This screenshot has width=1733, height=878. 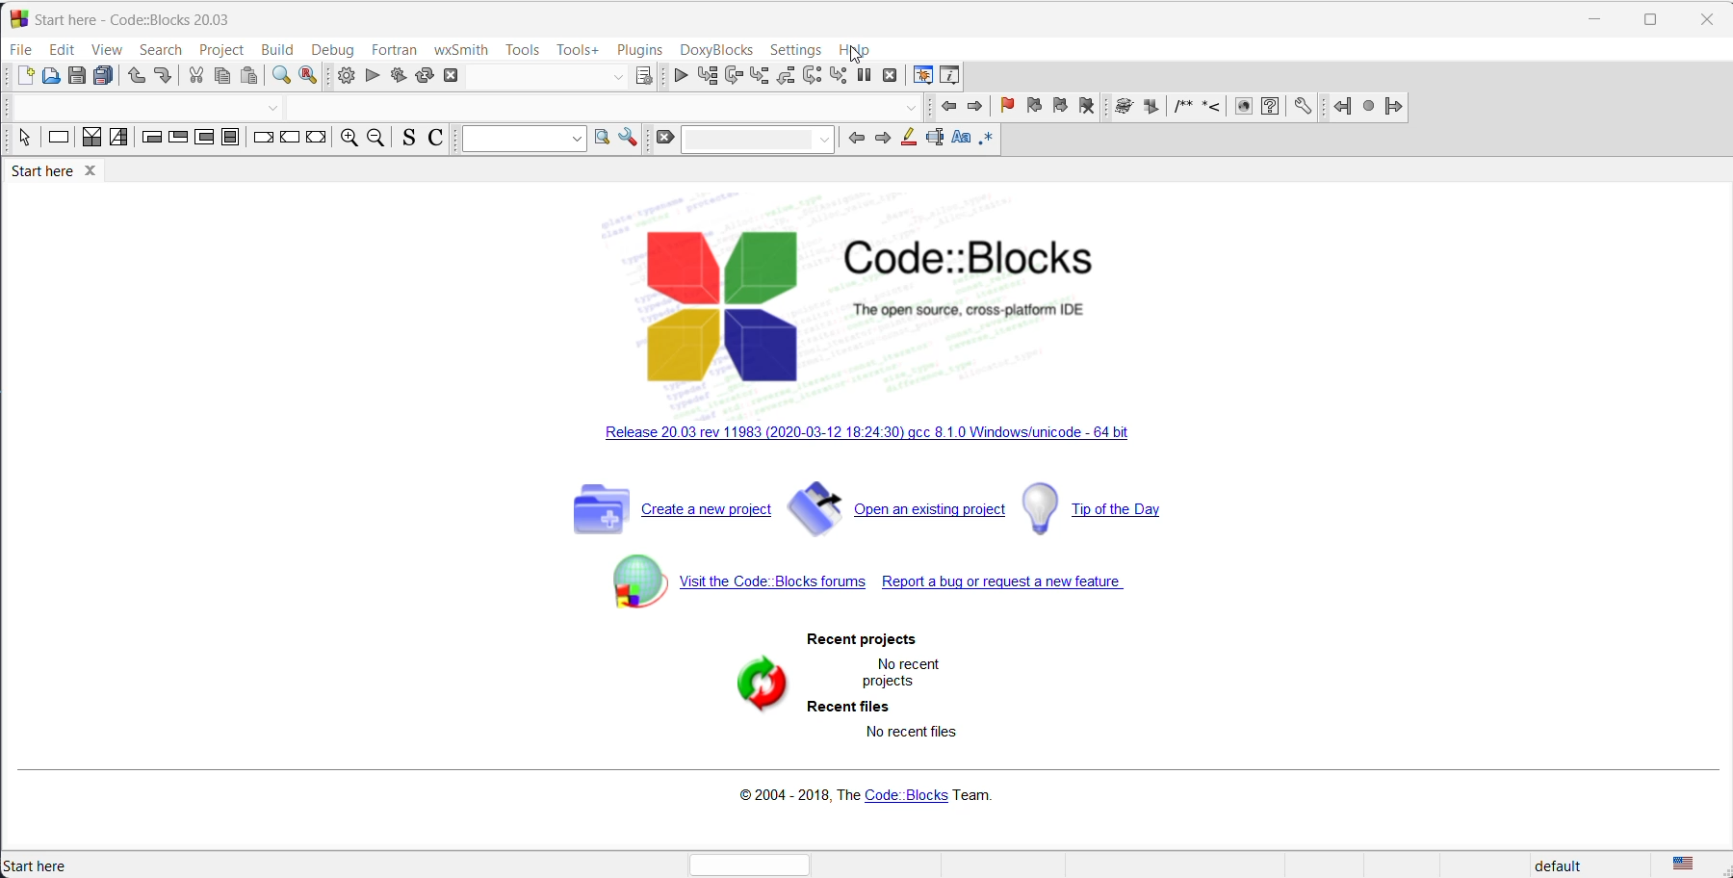 What do you see at coordinates (1397, 109) in the screenshot?
I see `jump forward` at bounding box center [1397, 109].